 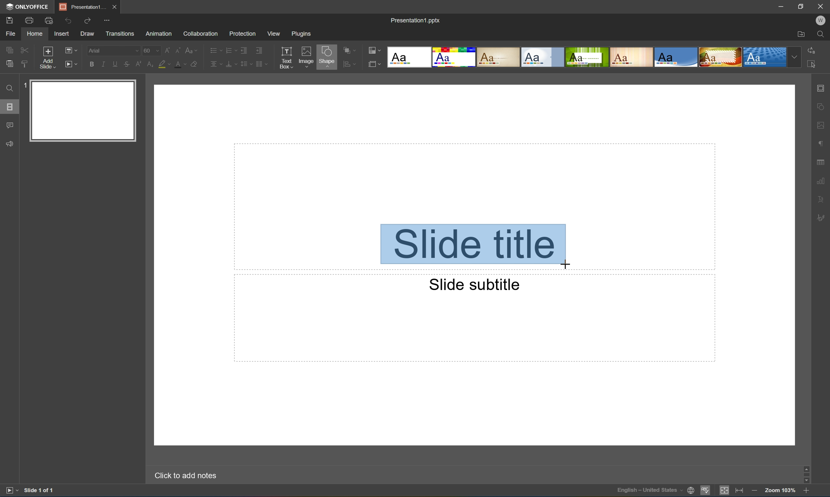 What do you see at coordinates (127, 65) in the screenshot?
I see `Strikethrough` at bounding box center [127, 65].